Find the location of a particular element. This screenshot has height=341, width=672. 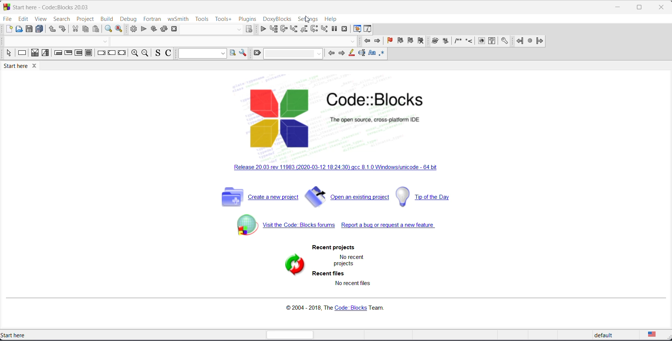

jump back is located at coordinates (520, 41).